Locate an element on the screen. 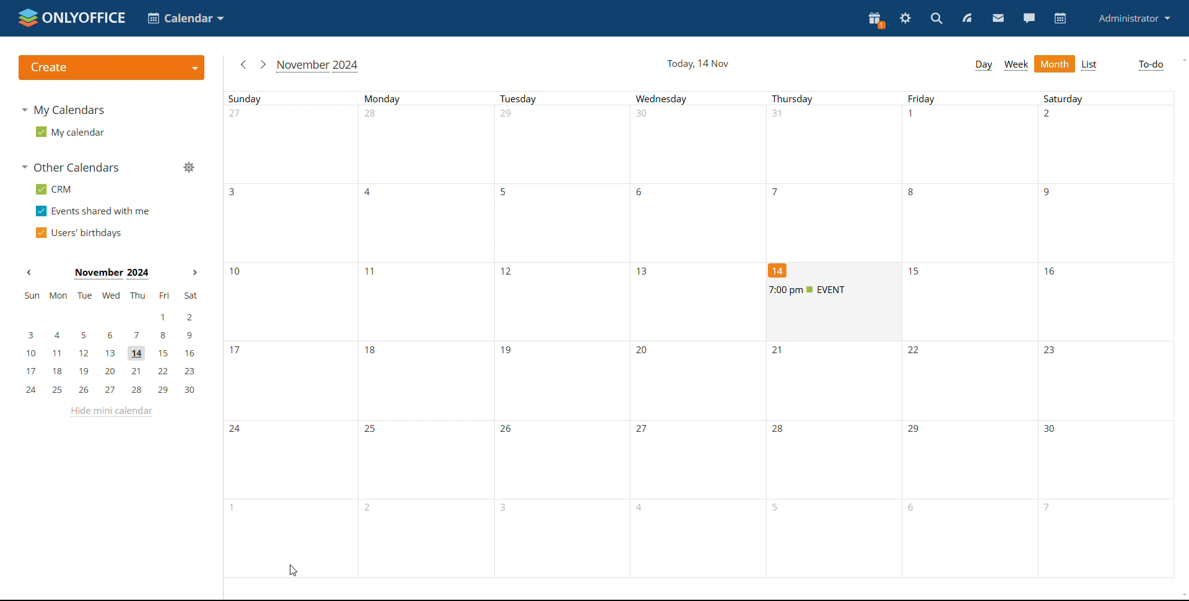 The image size is (1189, 601). days of the month is located at coordinates (834, 462).